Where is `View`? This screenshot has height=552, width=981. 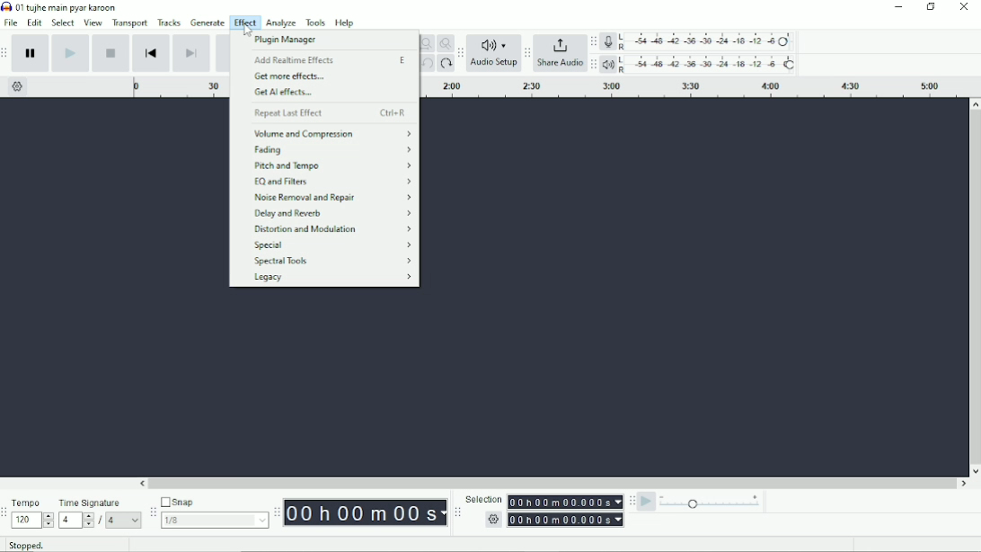 View is located at coordinates (93, 23).